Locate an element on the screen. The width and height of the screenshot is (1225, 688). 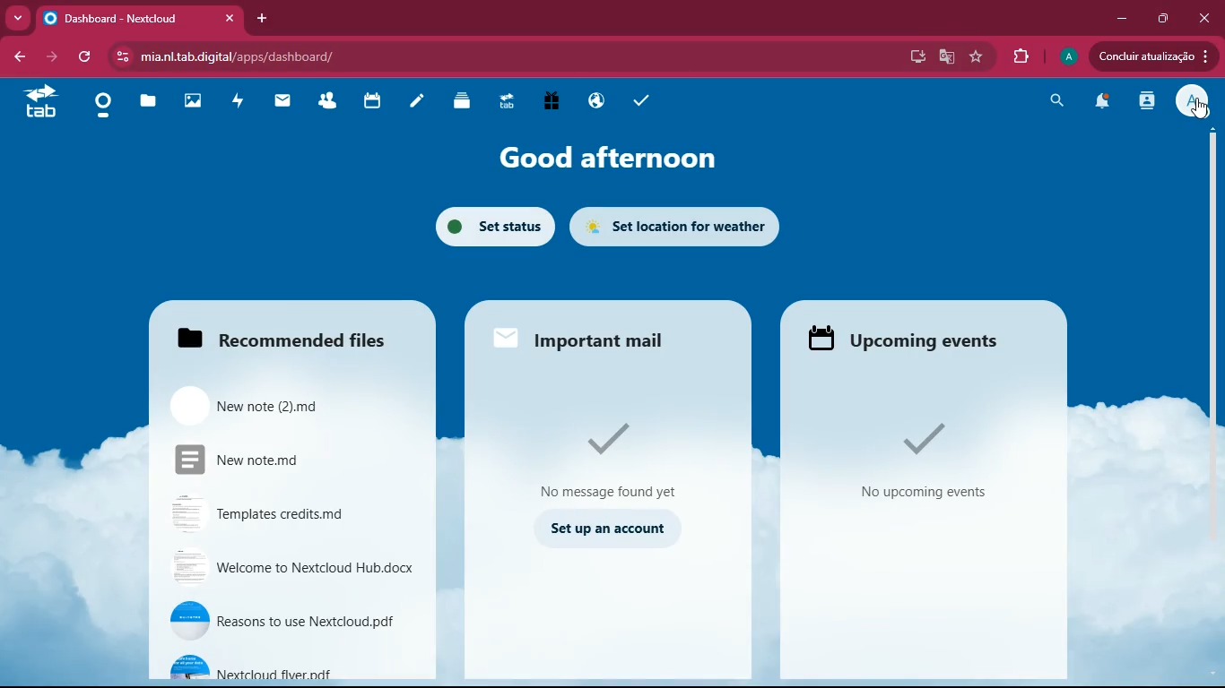
maximize is located at coordinates (1165, 18).